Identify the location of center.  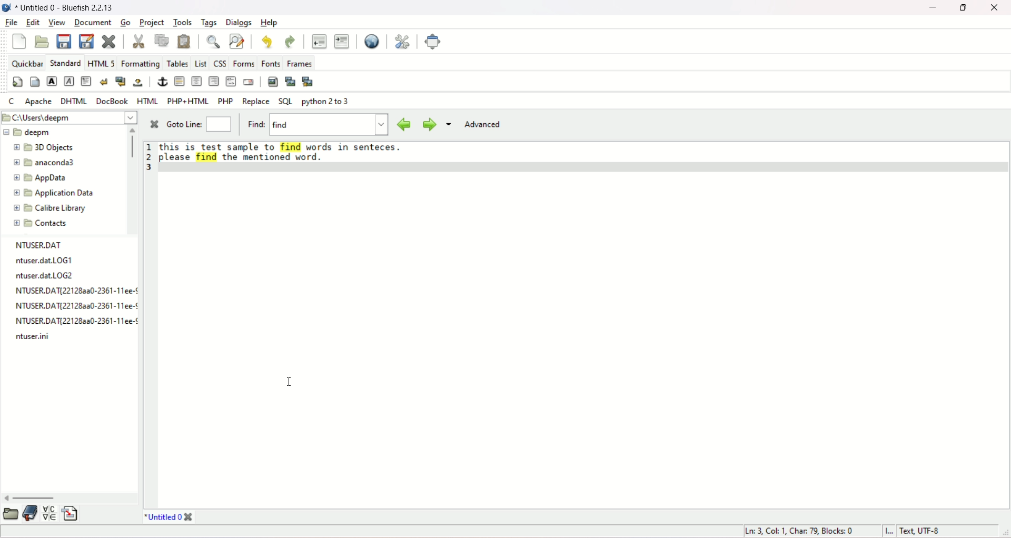
(196, 81).